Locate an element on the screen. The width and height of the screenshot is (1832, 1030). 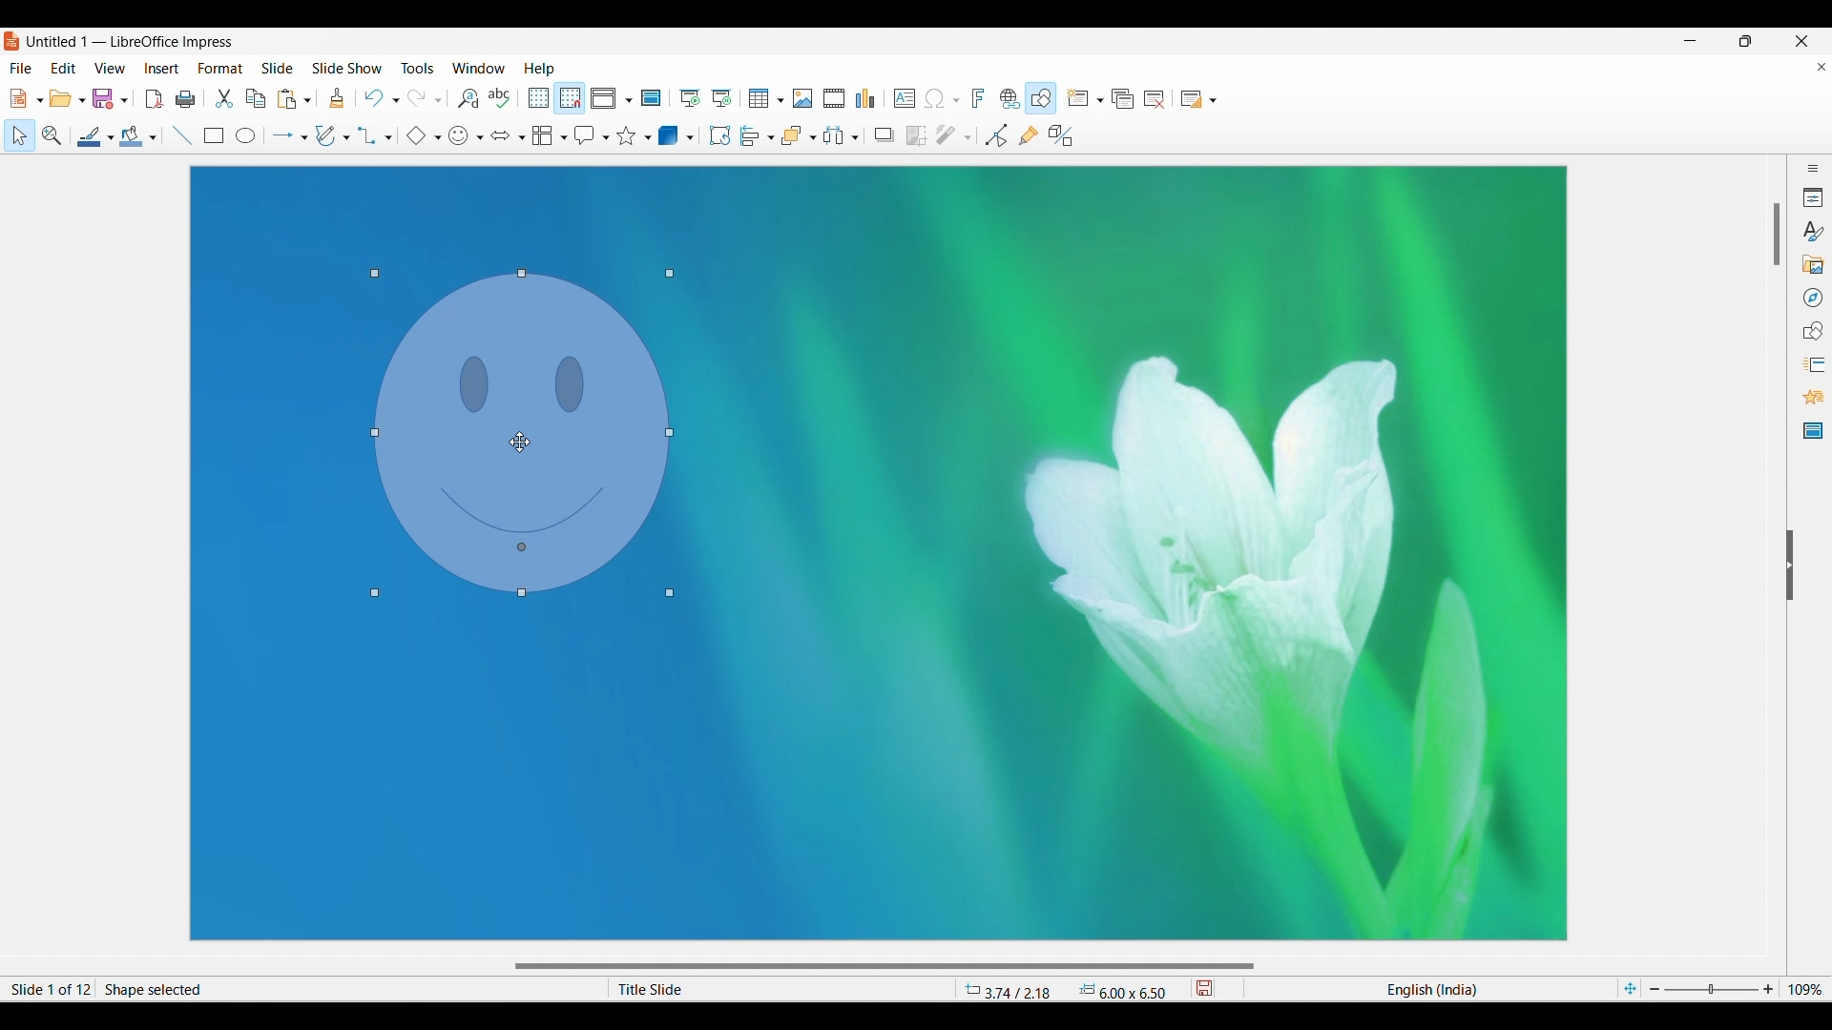
Toggle point edit mode is located at coordinates (996, 135).